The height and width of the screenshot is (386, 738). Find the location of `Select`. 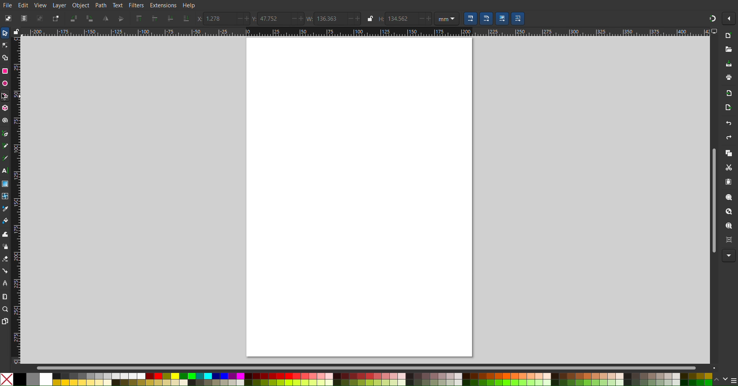

Select is located at coordinates (5, 33).